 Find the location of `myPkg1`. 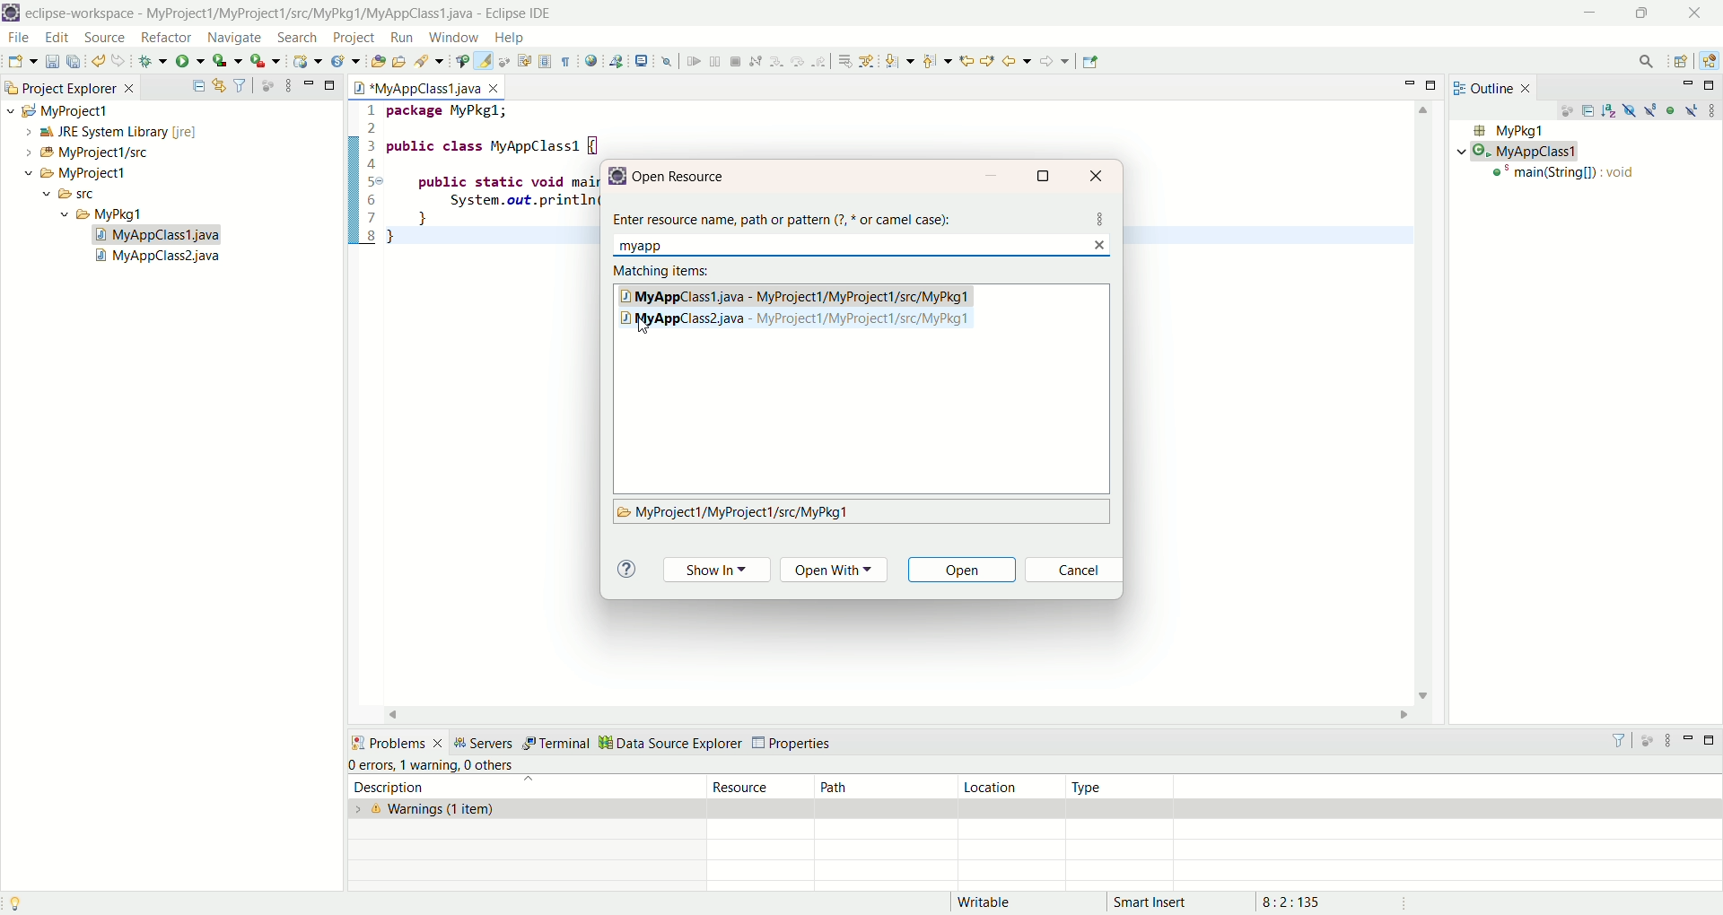

myPkg1 is located at coordinates (1507, 131).